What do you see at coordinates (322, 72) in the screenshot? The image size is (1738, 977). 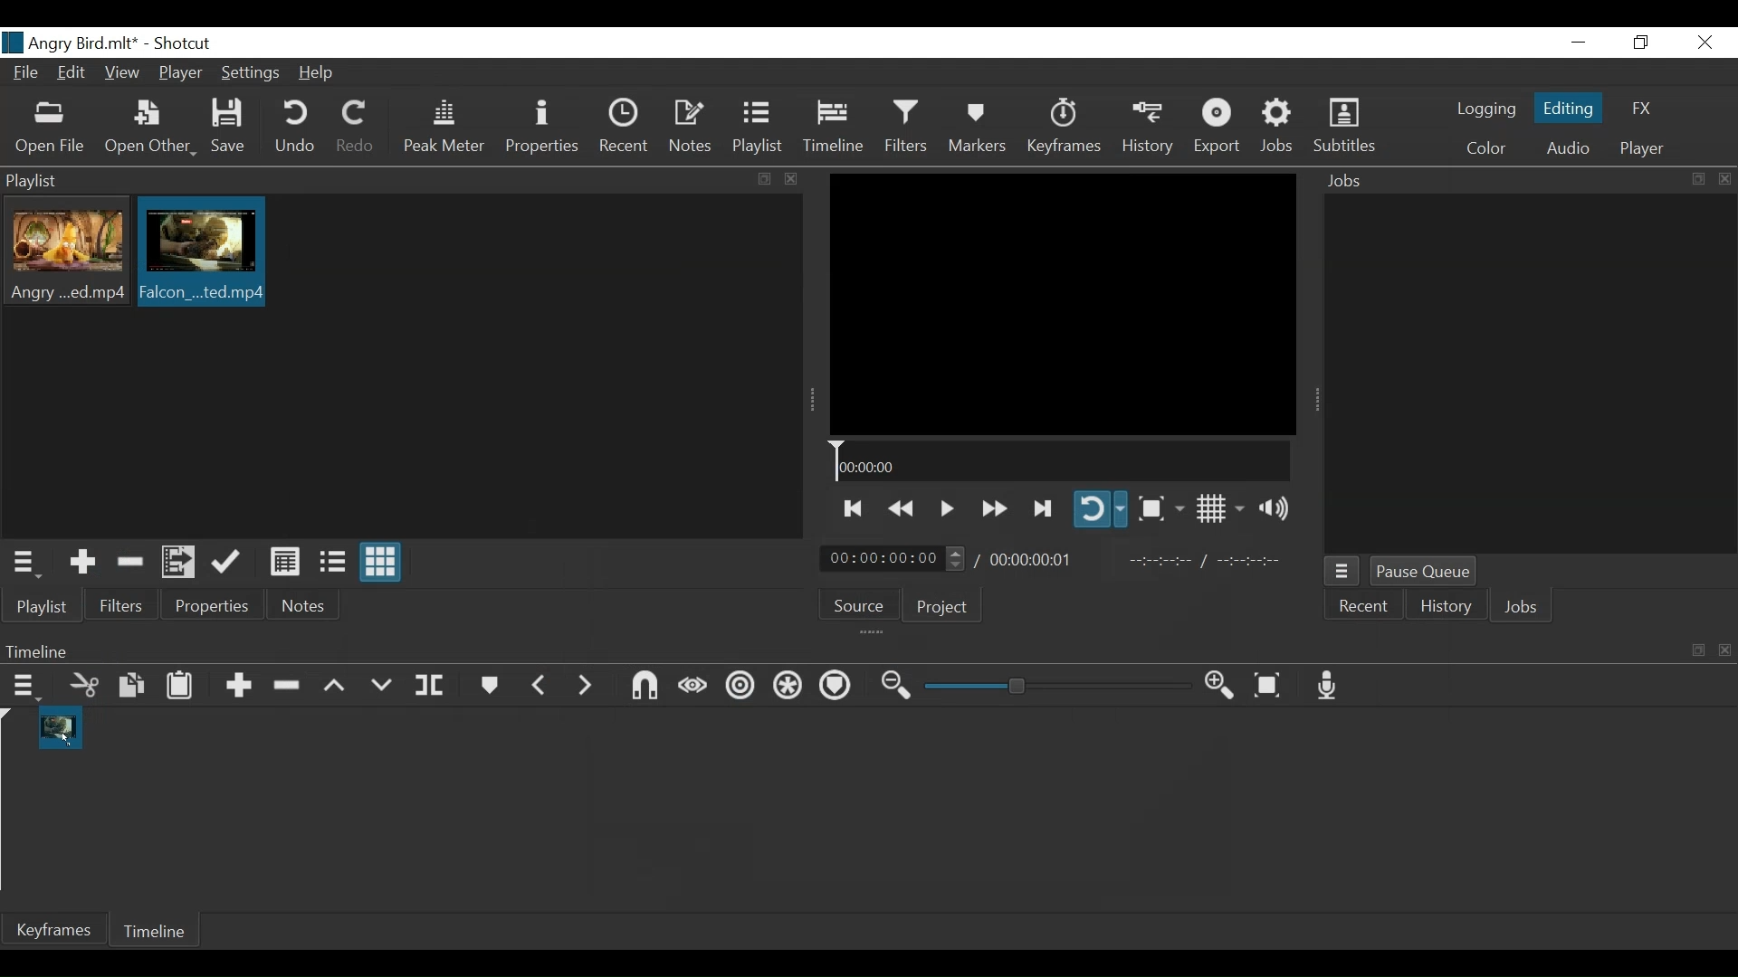 I see `Help` at bounding box center [322, 72].